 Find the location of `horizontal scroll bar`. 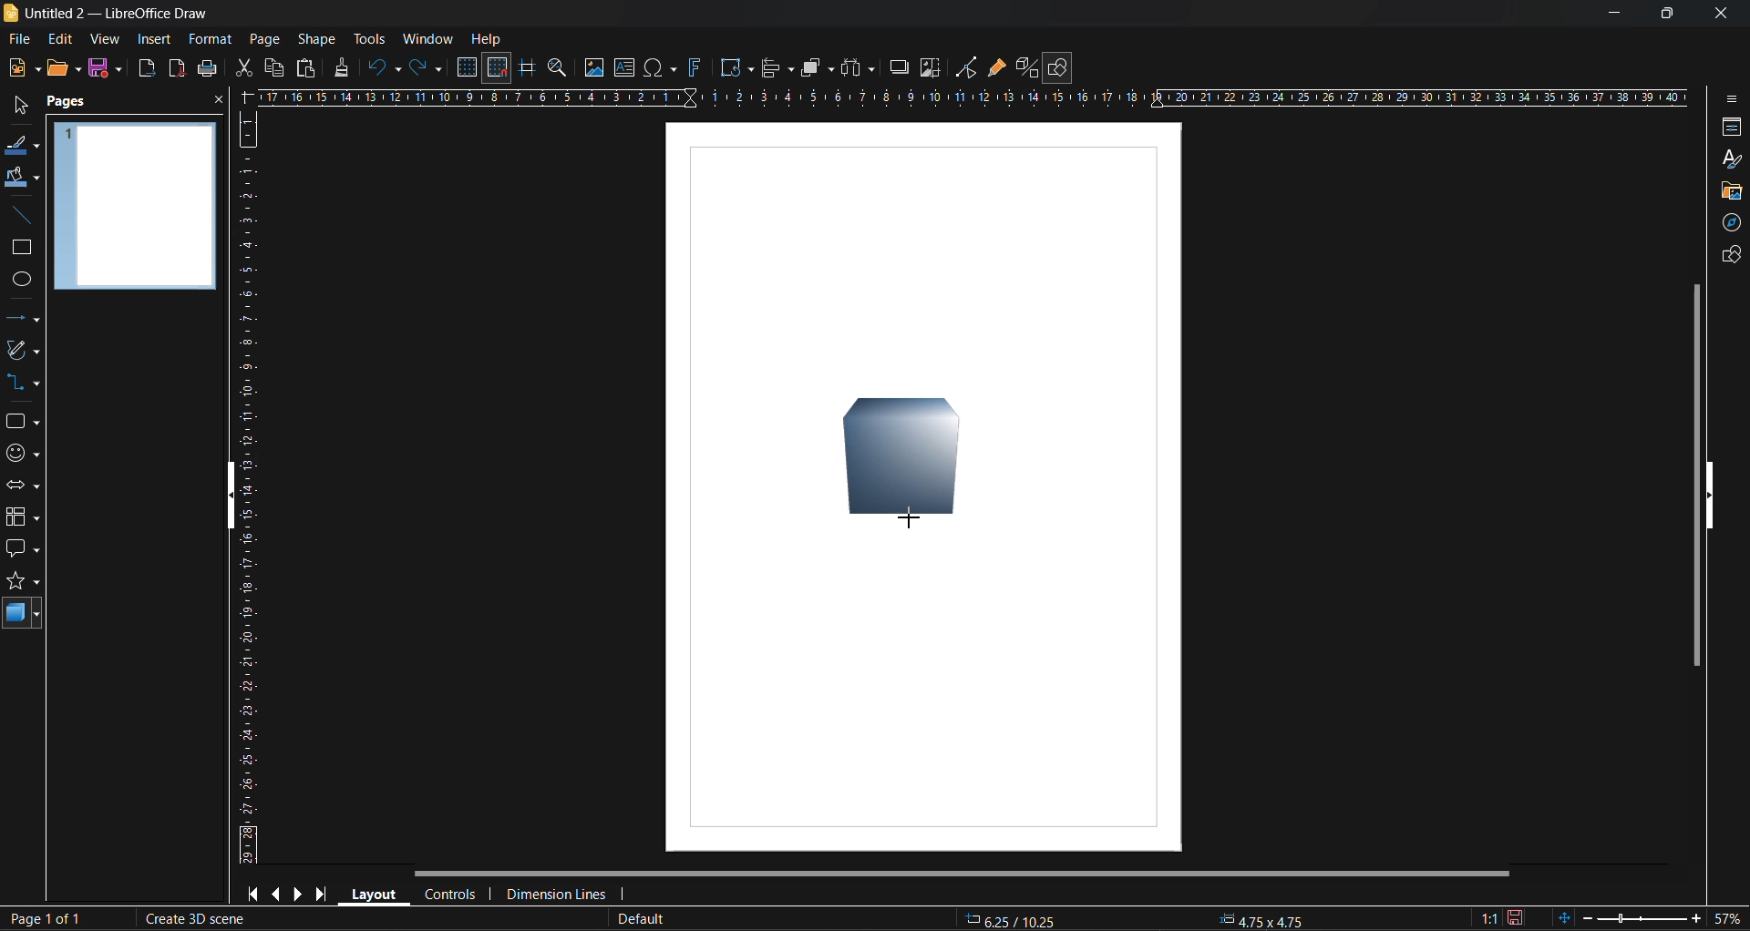

horizontal scroll bar is located at coordinates (967, 874).